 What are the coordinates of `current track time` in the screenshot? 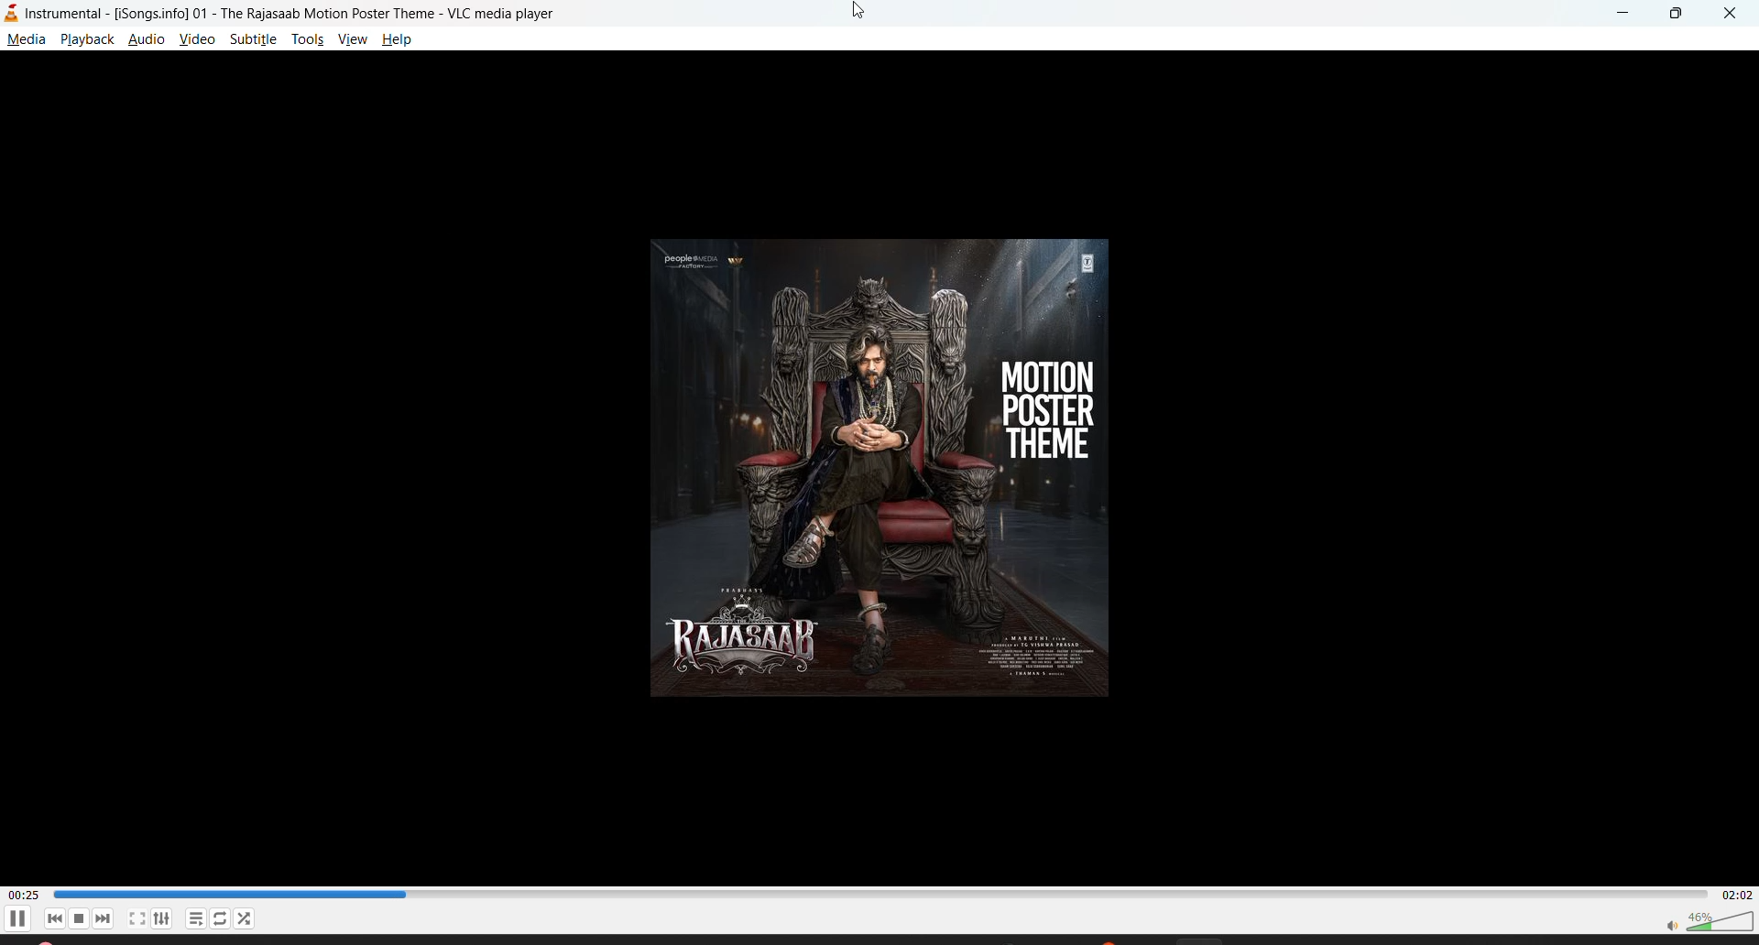 It's located at (24, 894).